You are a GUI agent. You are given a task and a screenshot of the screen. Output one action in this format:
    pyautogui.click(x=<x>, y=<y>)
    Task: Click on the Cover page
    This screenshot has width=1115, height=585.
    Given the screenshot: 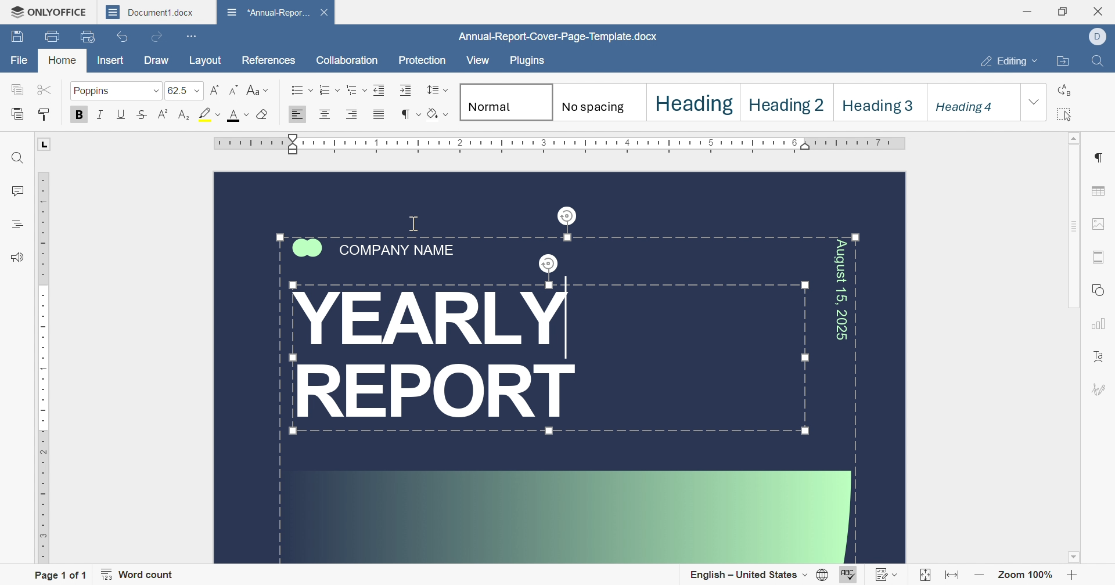 What is the action you would take?
    pyautogui.click(x=559, y=366)
    